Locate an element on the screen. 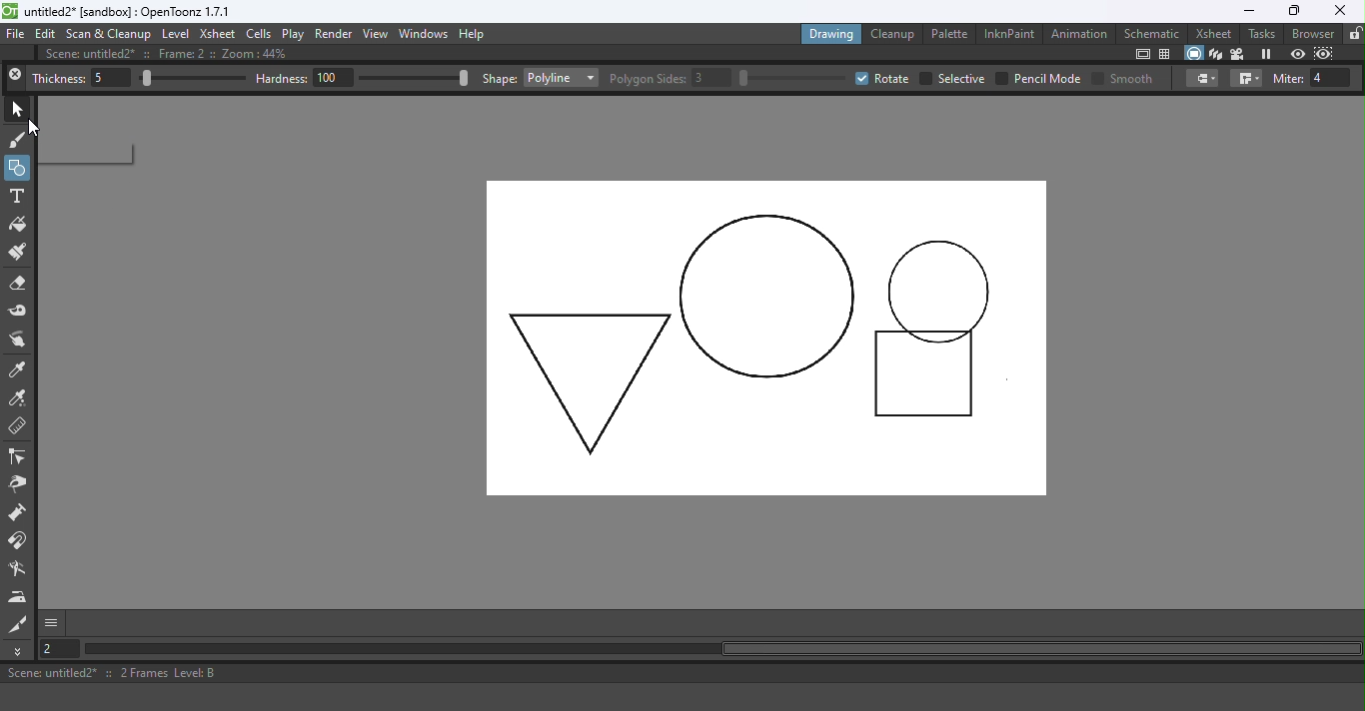 This screenshot has height=711, width=1365. Join is located at coordinates (1245, 79).